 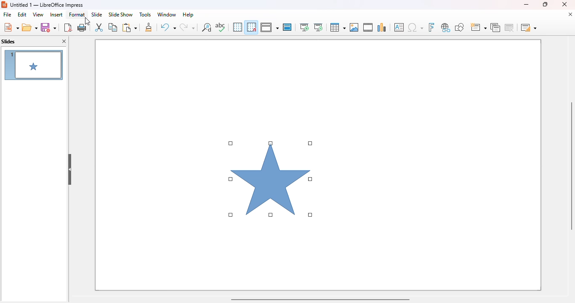 What do you see at coordinates (70, 170) in the screenshot?
I see `hide` at bounding box center [70, 170].